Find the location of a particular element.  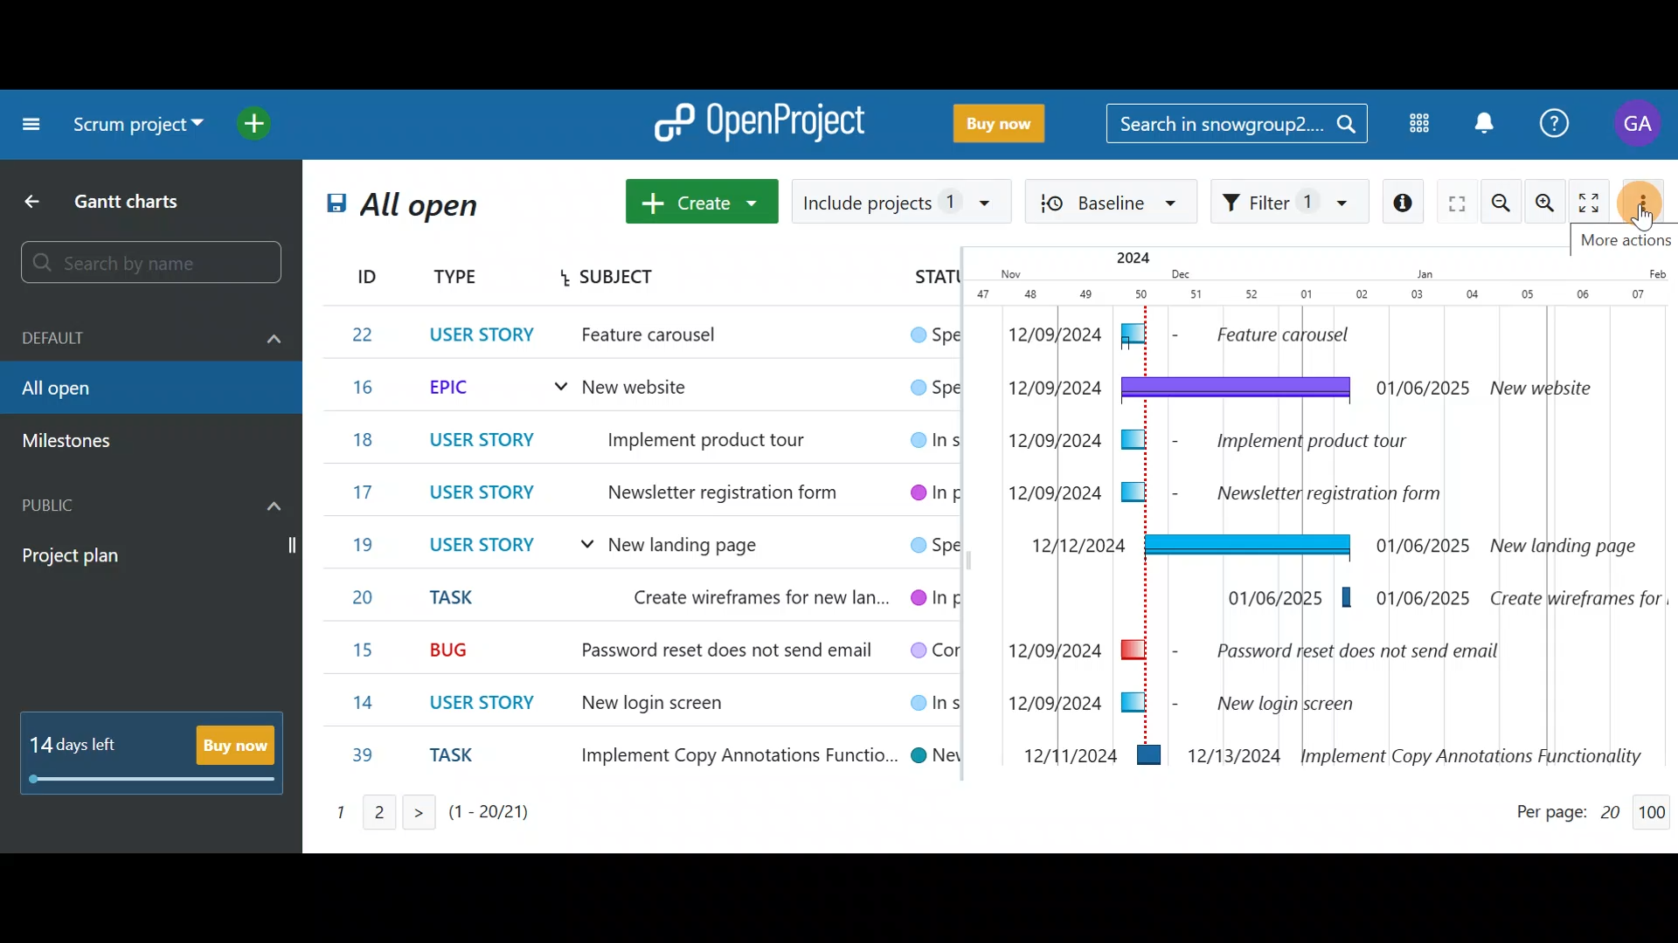

Subject is located at coordinates (609, 279).